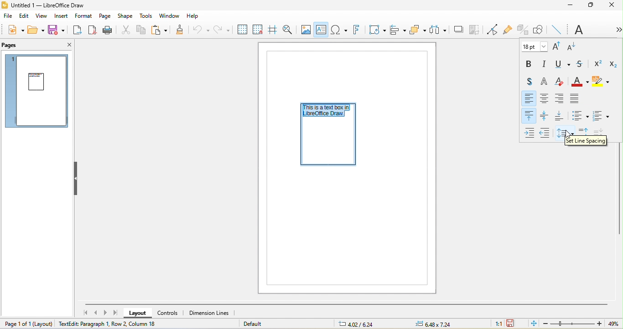 This screenshot has width=623, height=329. What do you see at coordinates (169, 16) in the screenshot?
I see `window` at bounding box center [169, 16].